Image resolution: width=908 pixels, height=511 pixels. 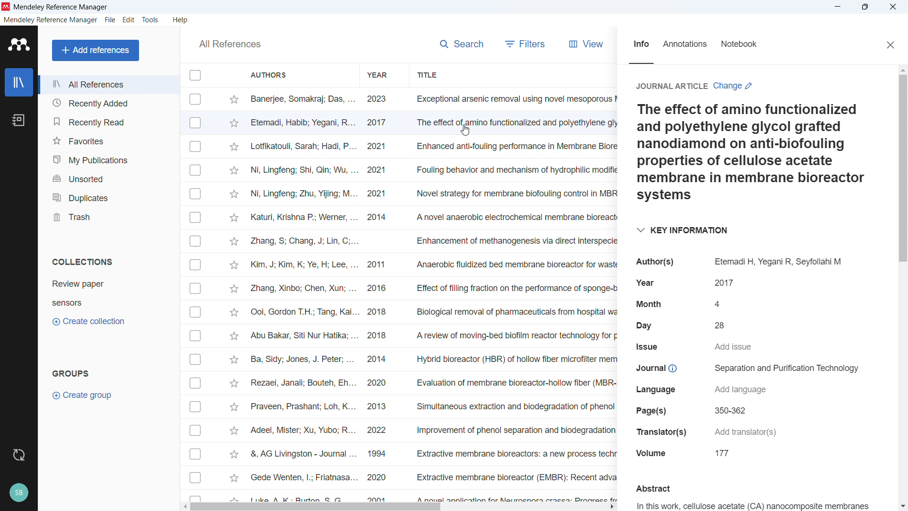 I want to click on Add references , so click(x=96, y=50).